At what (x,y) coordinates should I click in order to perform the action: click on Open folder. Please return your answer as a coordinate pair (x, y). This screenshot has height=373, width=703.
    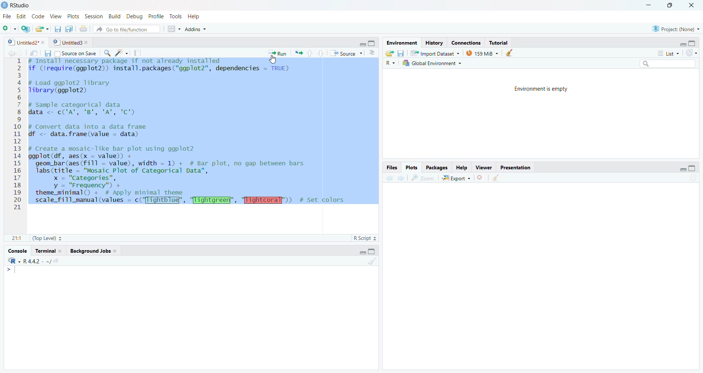
    Looking at the image, I should click on (41, 29).